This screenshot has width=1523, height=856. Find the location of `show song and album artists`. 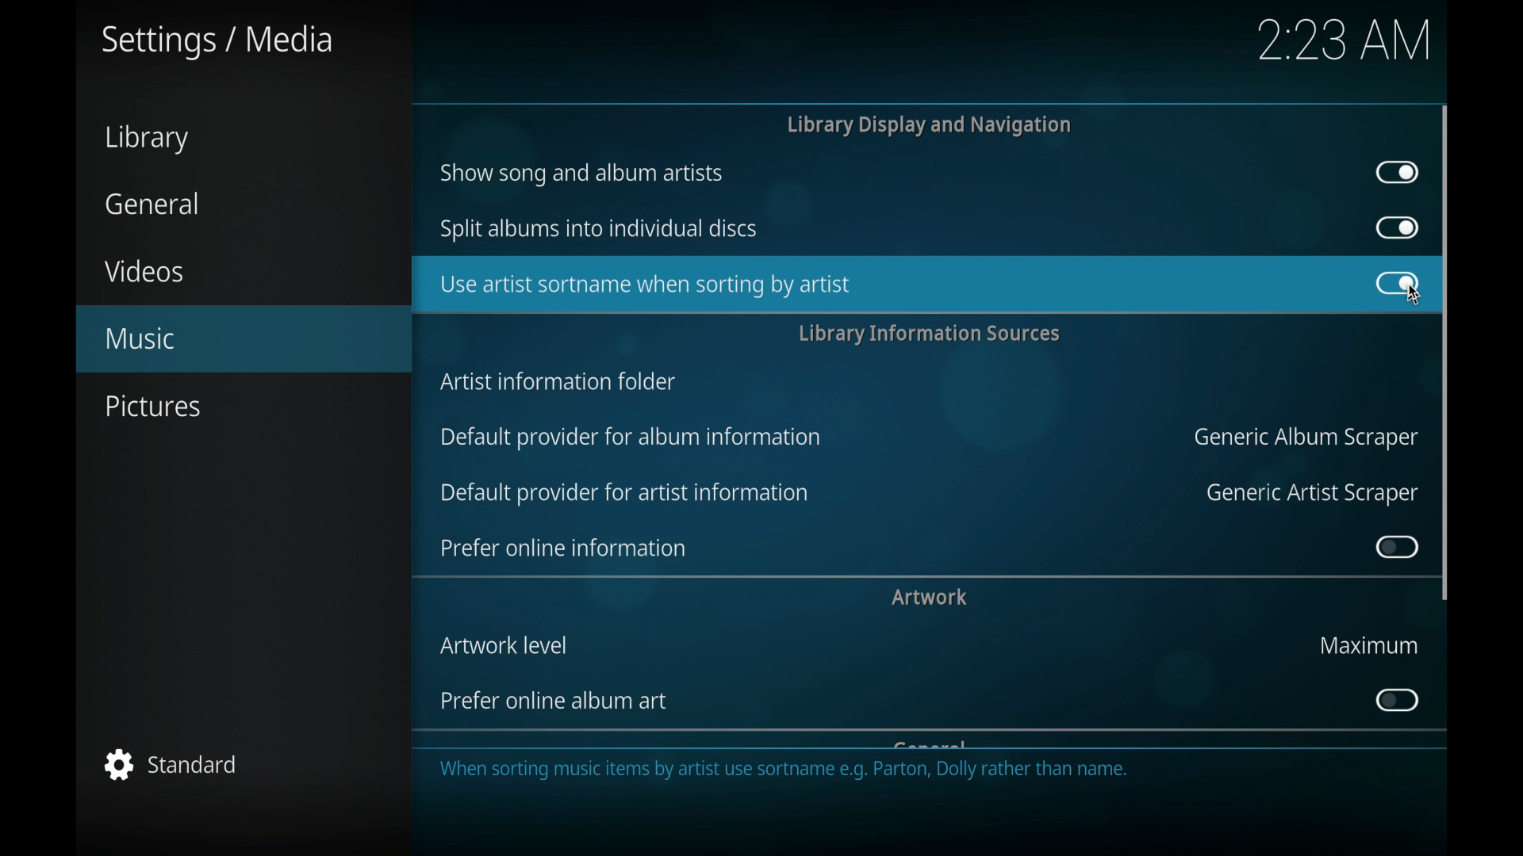

show song and album artists is located at coordinates (582, 174).